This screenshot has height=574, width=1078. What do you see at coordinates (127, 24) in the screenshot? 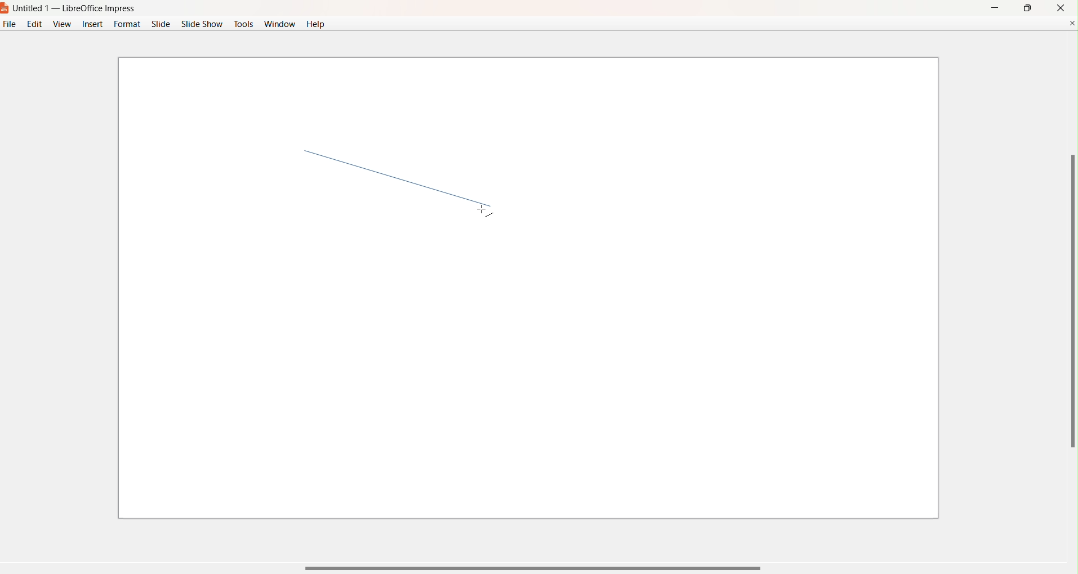
I see `Format` at bounding box center [127, 24].